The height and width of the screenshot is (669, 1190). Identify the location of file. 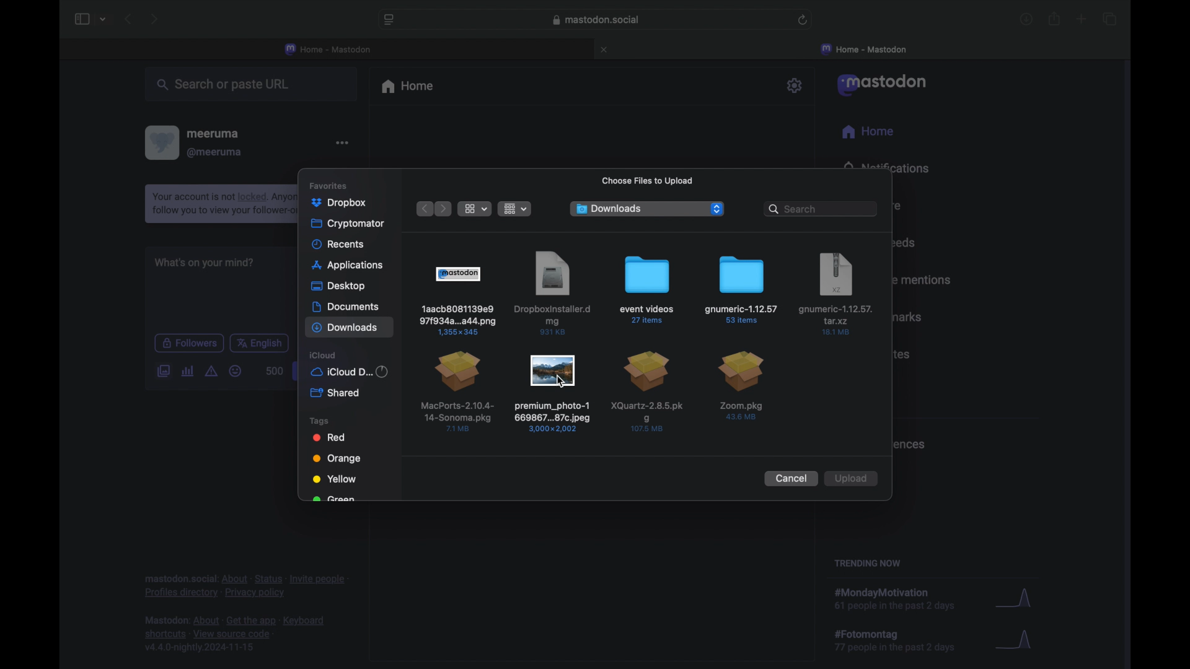
(456, 391).